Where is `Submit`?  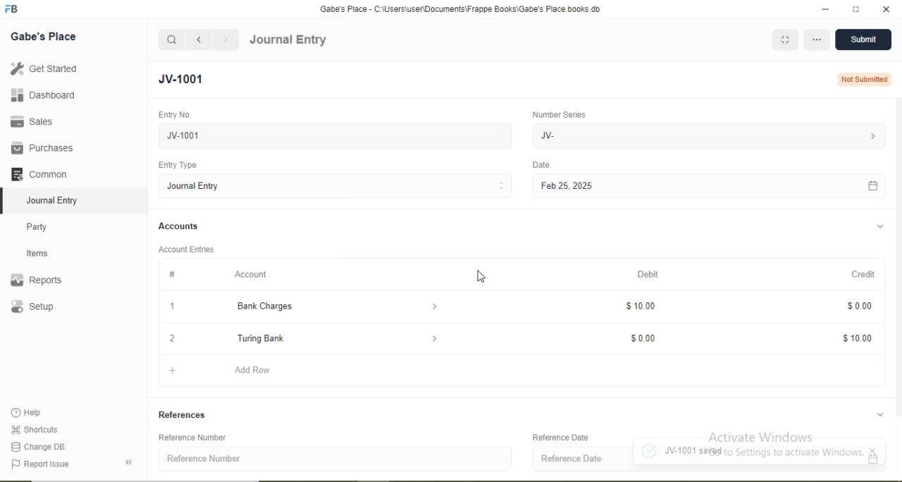 Submit is located at coordinates (863, 40).